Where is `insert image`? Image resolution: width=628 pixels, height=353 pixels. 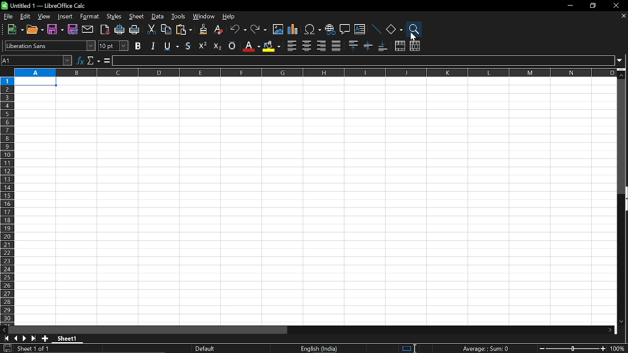 insert image is located at coordinates (278, 29).